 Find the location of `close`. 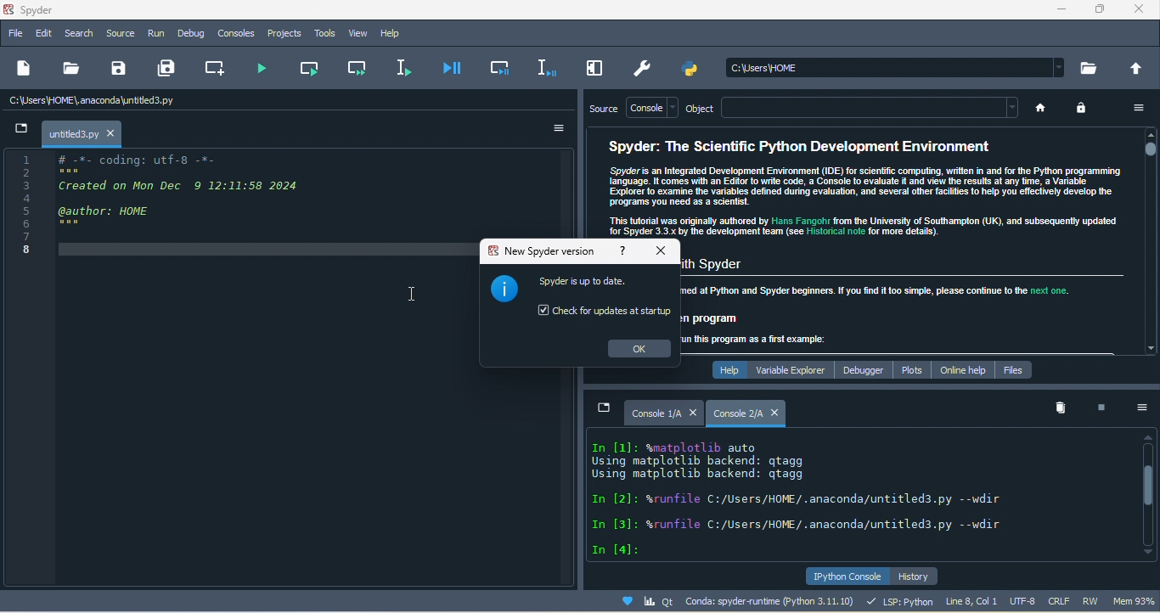

close is located at coordinates (1142, 12).